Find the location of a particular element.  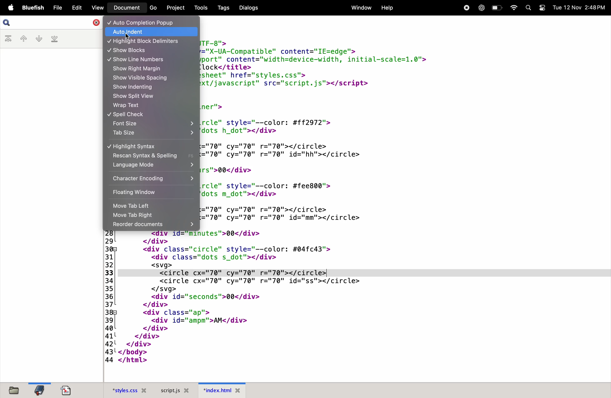

wifi is located at coordinates (512, 8).